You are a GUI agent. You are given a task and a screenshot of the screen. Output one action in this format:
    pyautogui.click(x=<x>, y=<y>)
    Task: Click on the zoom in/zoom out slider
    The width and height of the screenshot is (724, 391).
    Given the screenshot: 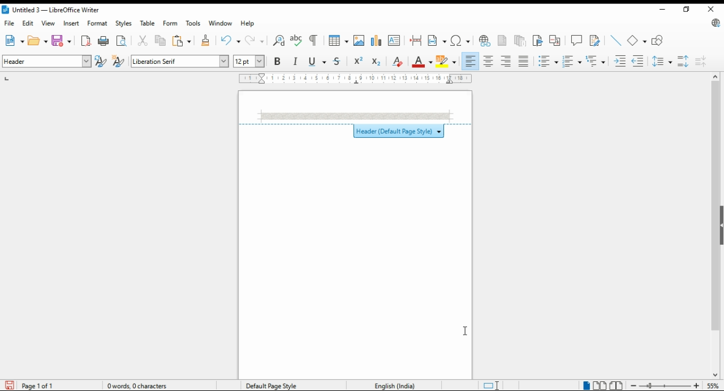 What is the action you would take?
    pyautogui.click(x=663, y=385)
    